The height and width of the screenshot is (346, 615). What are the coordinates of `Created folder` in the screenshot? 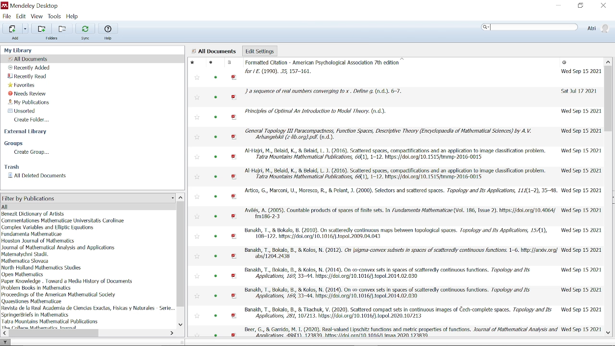 It's located at (35, 120).